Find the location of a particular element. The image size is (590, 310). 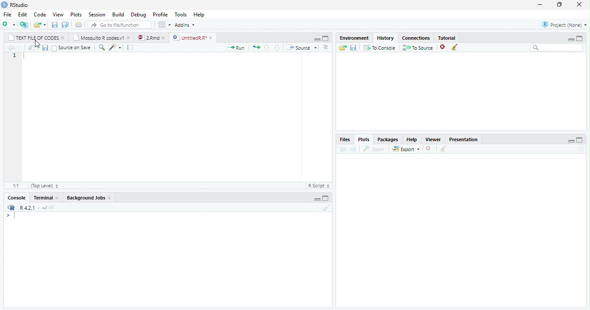

close is located at coordinates (57, 197).